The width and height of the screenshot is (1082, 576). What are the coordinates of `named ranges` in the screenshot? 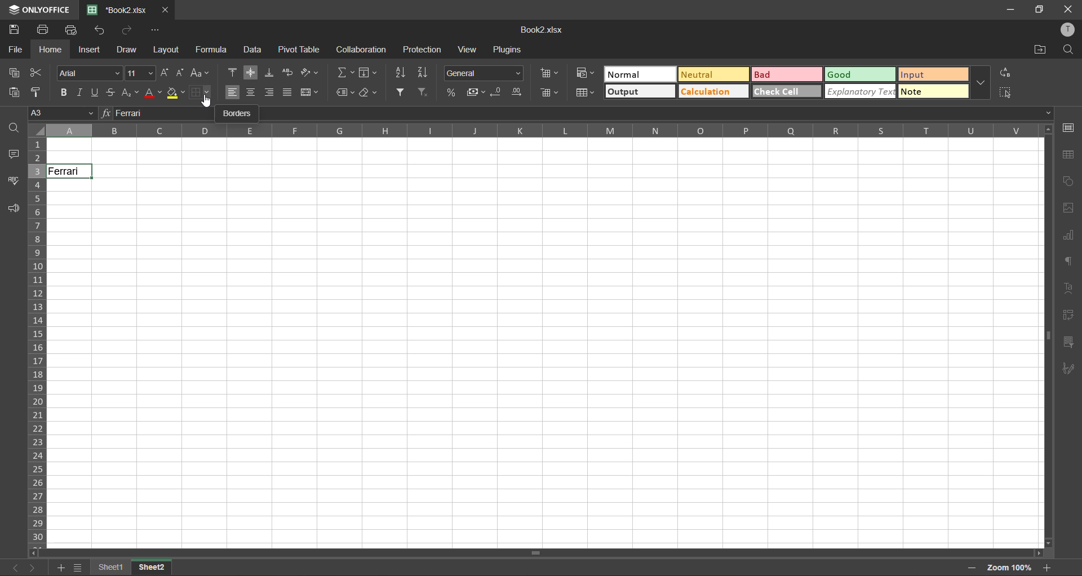 It's located at (345, 93).